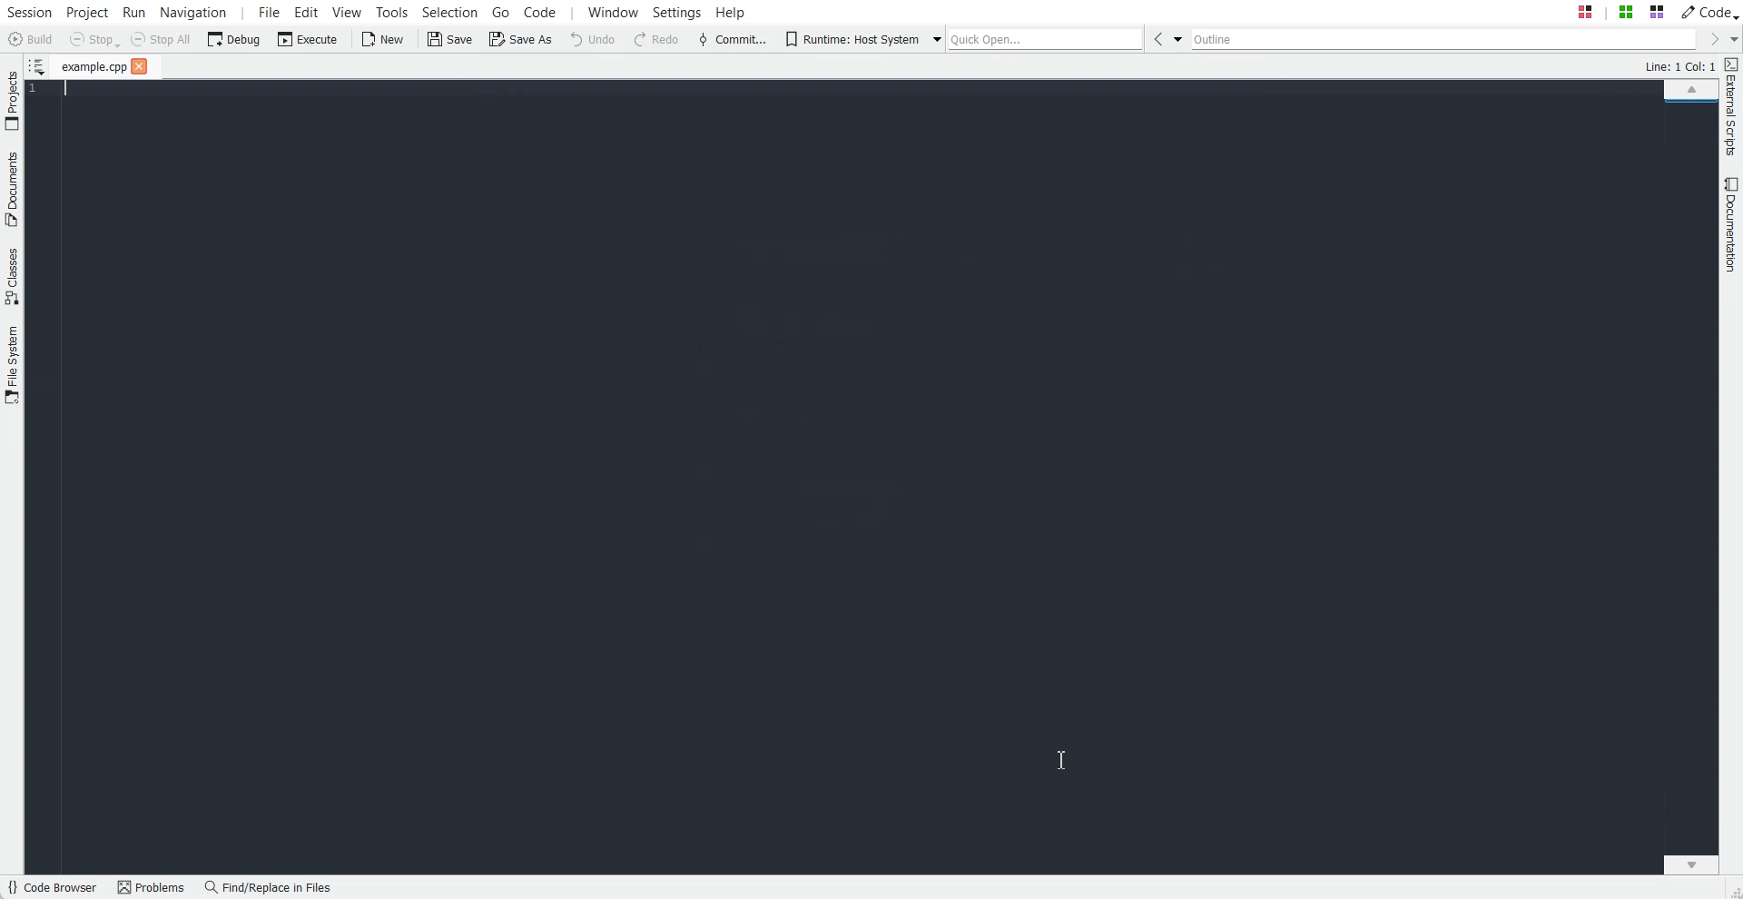 This screenshot has width=1743, height=899. Describe the element at coordinates (308, 39) in the screenshot. I see `Execute` at that location.